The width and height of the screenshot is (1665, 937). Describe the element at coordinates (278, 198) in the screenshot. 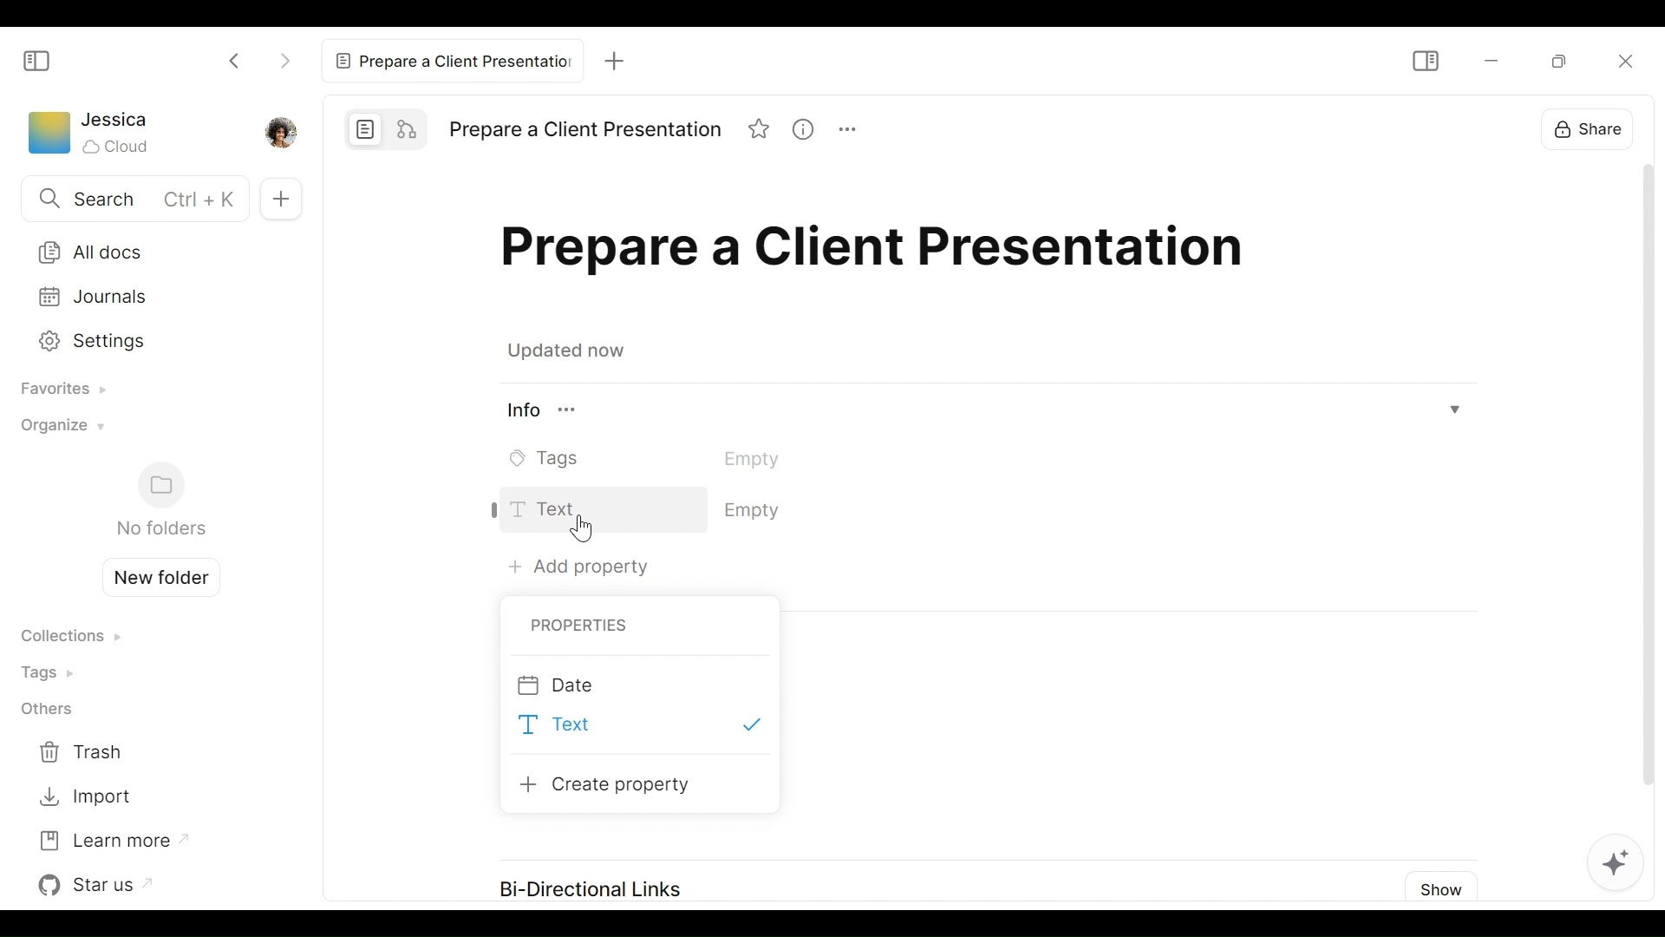

I see `Add new` at that location.